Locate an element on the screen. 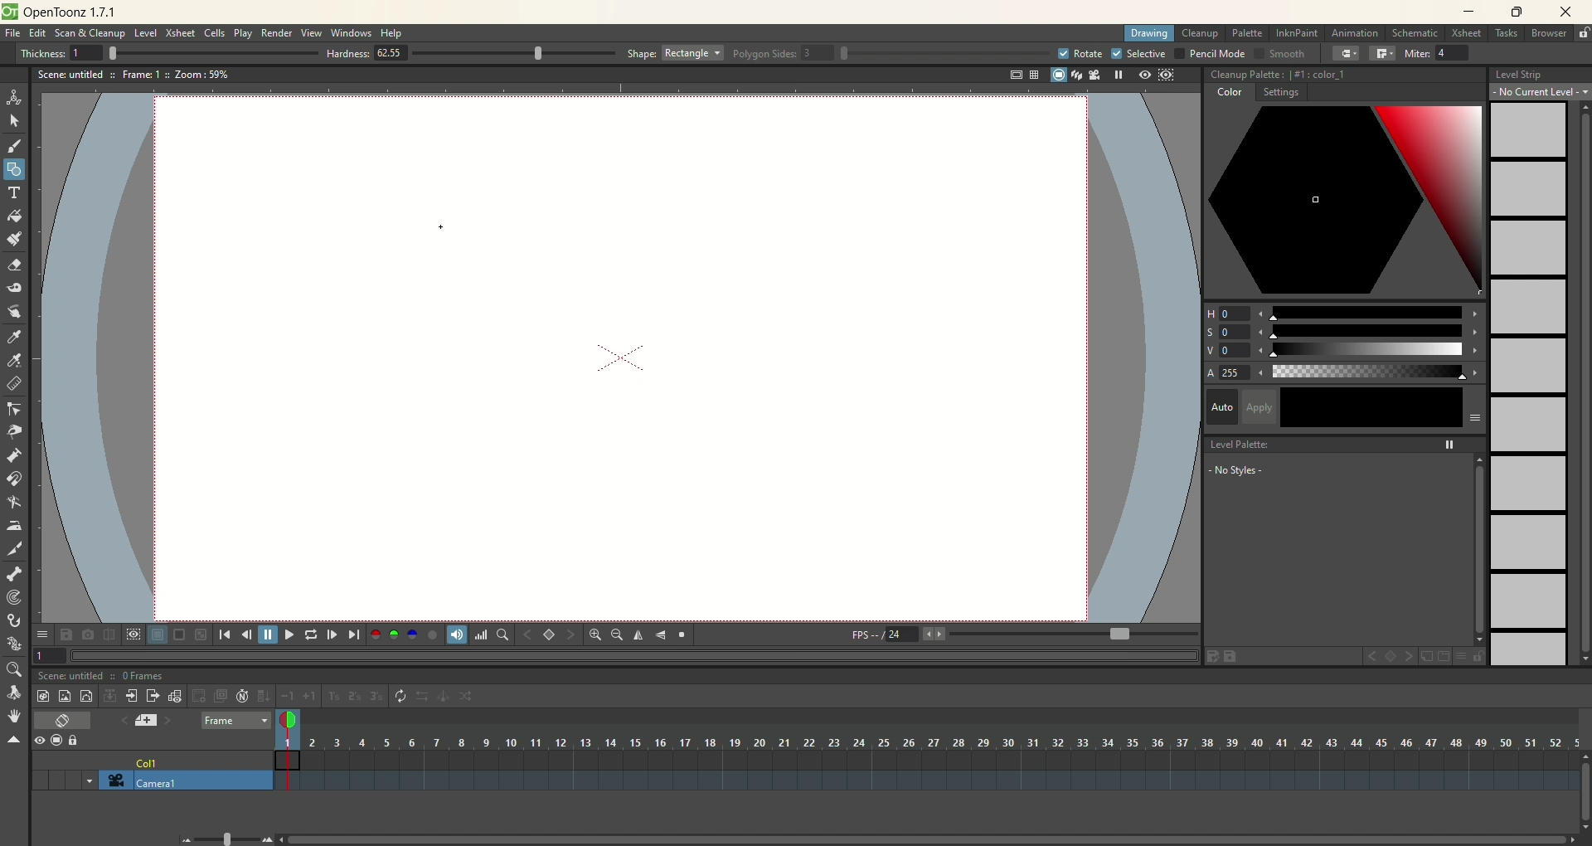 The image size is (1592, 846). camera view is located at coordinates (1090, 75).